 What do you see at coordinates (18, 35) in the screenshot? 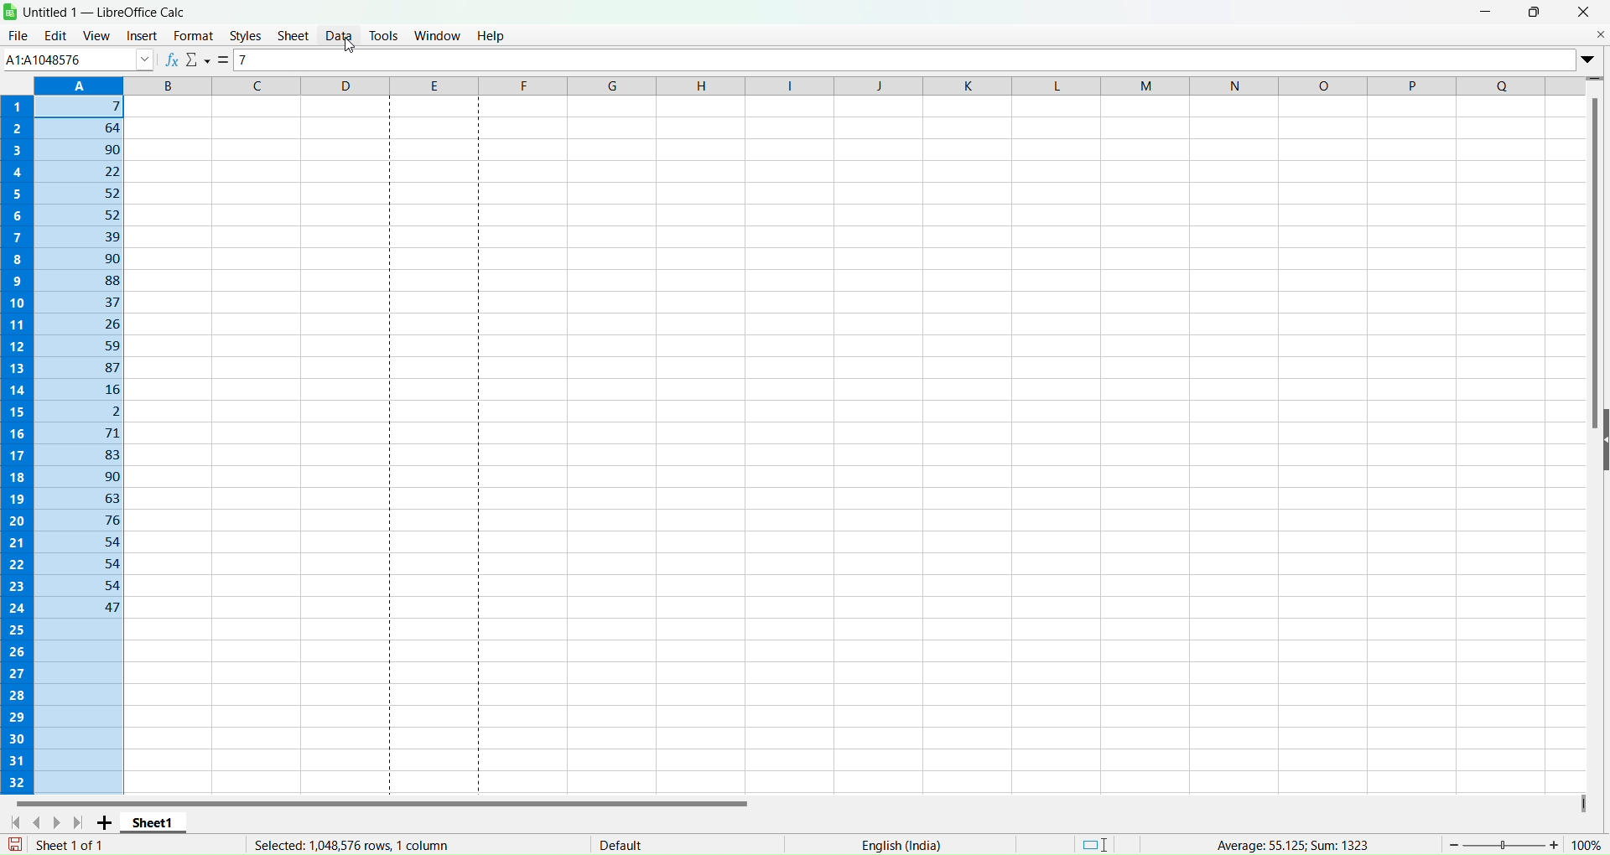
I see `File` at bounding box center [18, 35].